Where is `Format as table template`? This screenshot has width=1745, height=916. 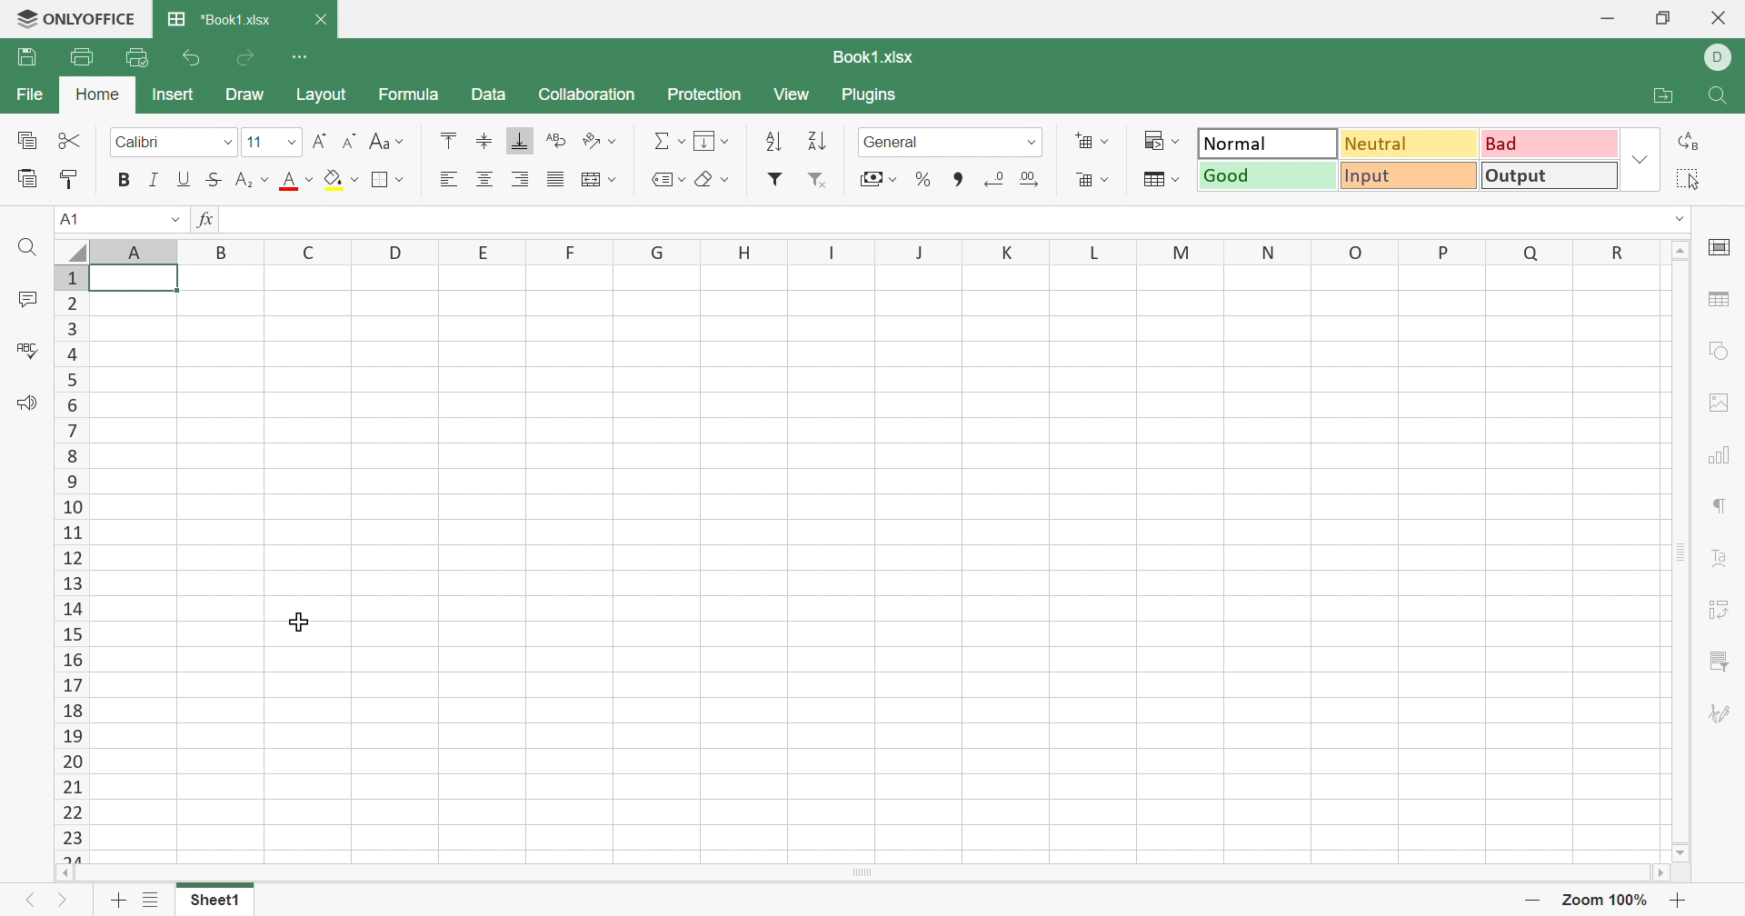
Format as table template is located at coordinates (1157, 182).